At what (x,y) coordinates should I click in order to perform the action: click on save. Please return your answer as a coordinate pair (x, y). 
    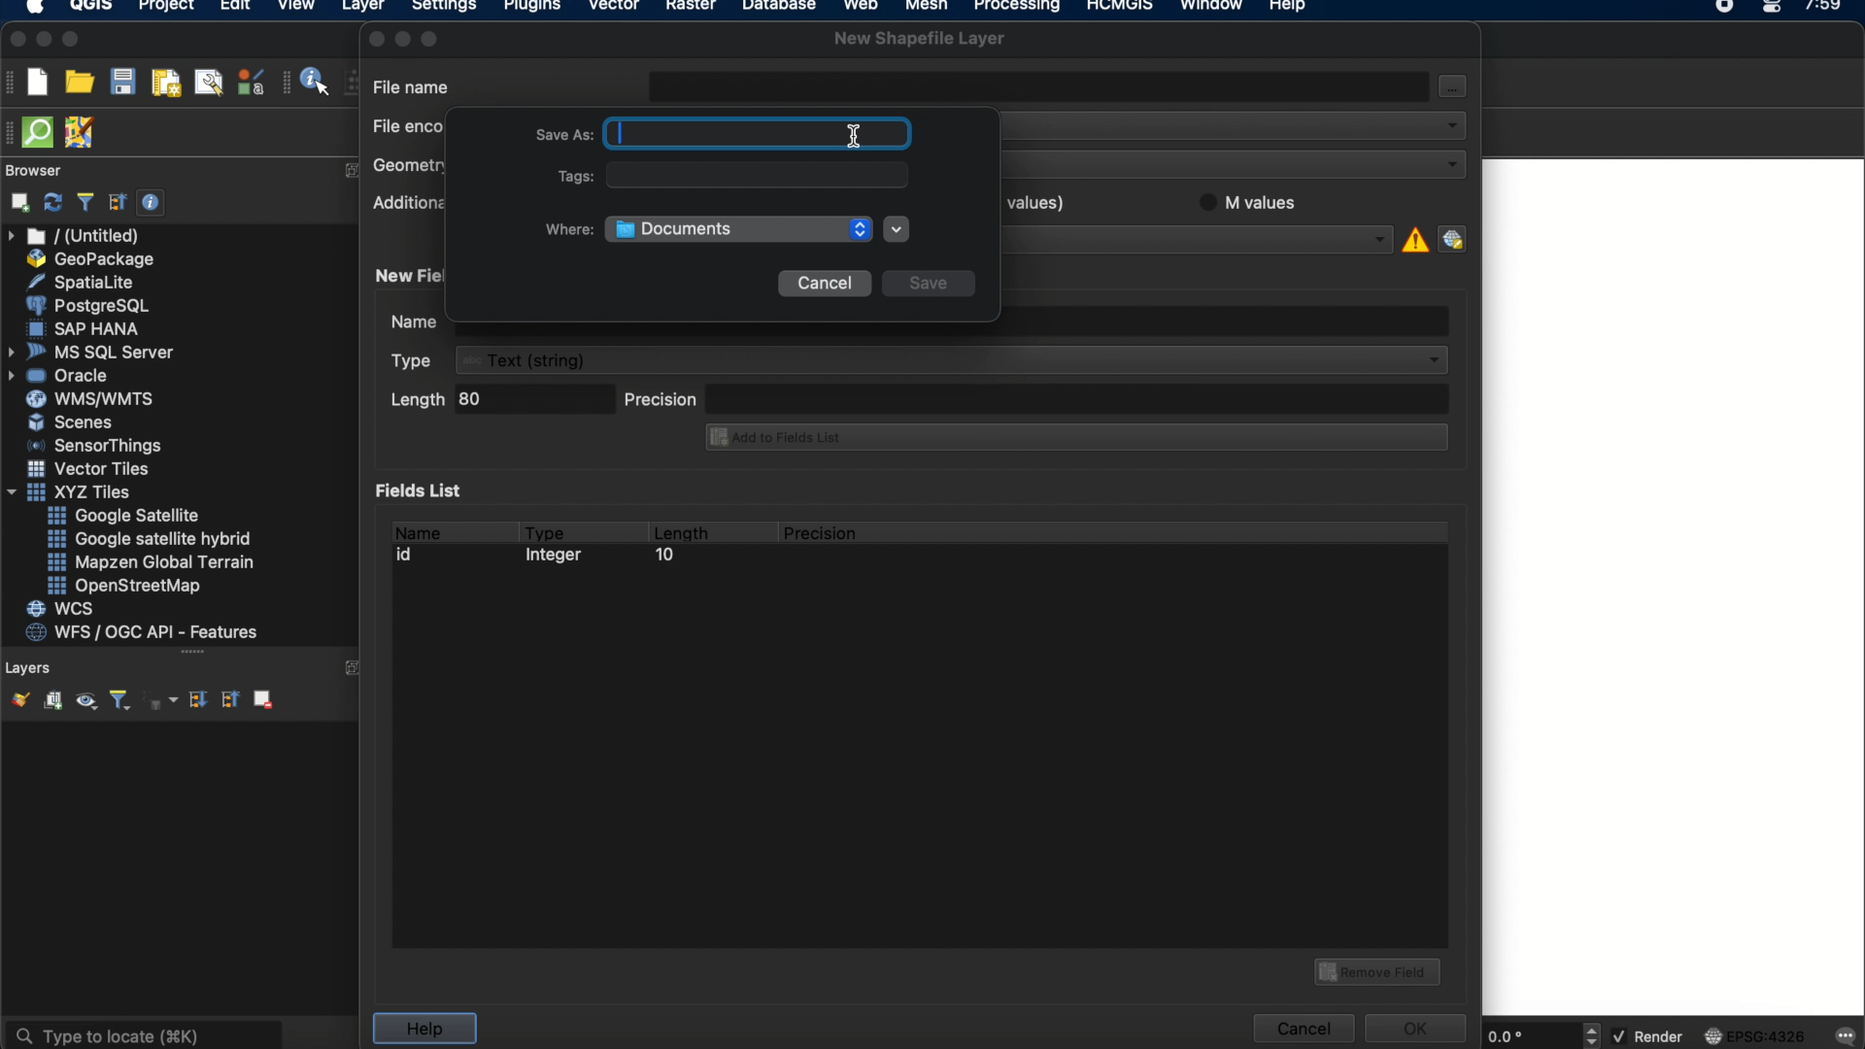
    Looking at the image, I should click on (930, 286).